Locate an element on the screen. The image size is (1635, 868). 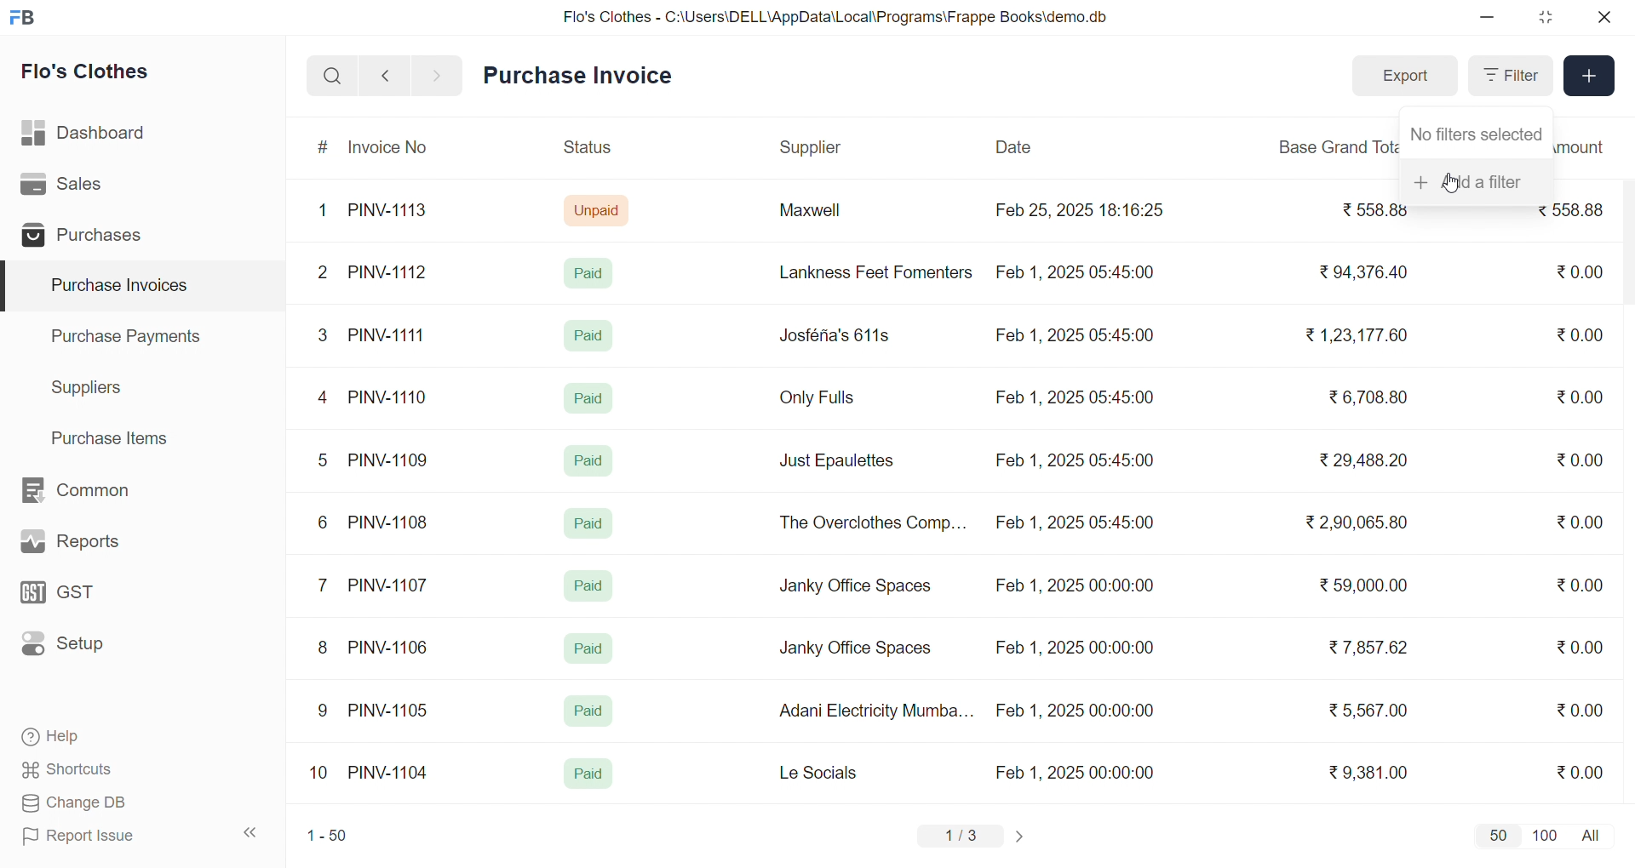
₹29,488.20 is located at coordinates (1358, 460).